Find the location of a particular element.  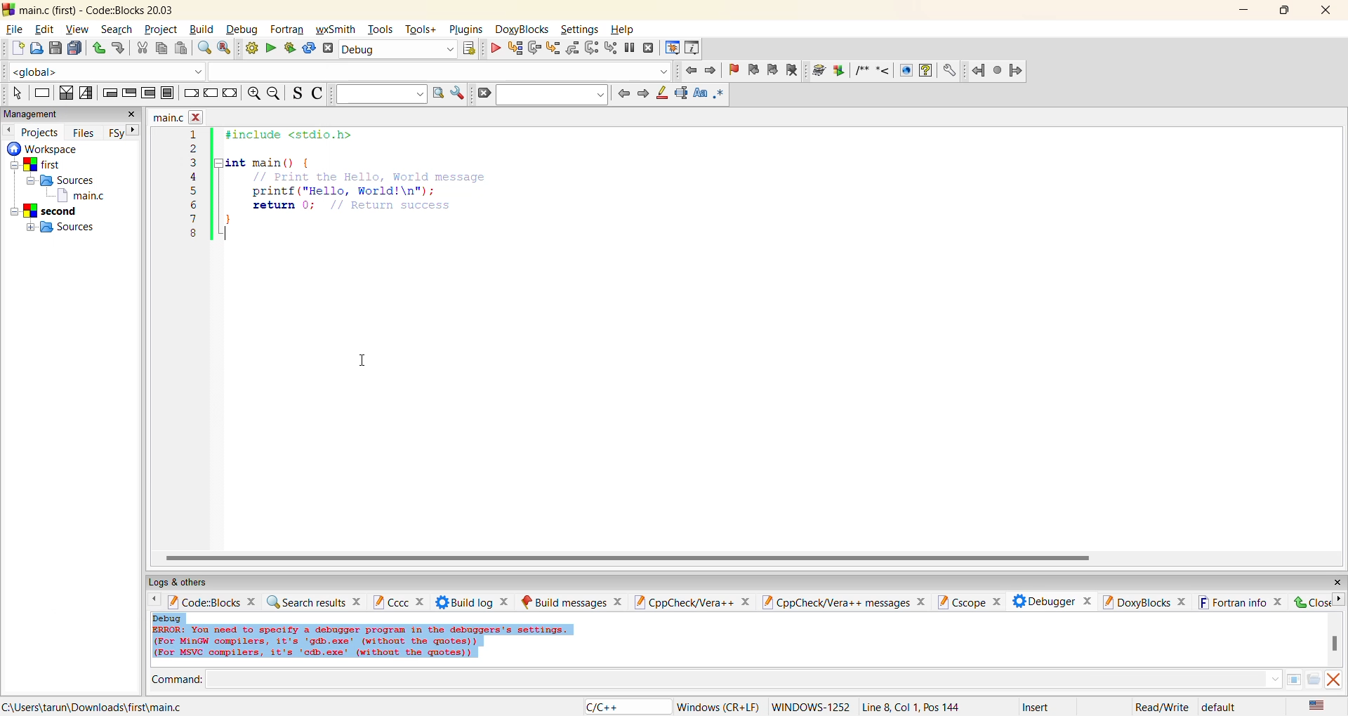

app name and file name is located at coordinates (98, 9).